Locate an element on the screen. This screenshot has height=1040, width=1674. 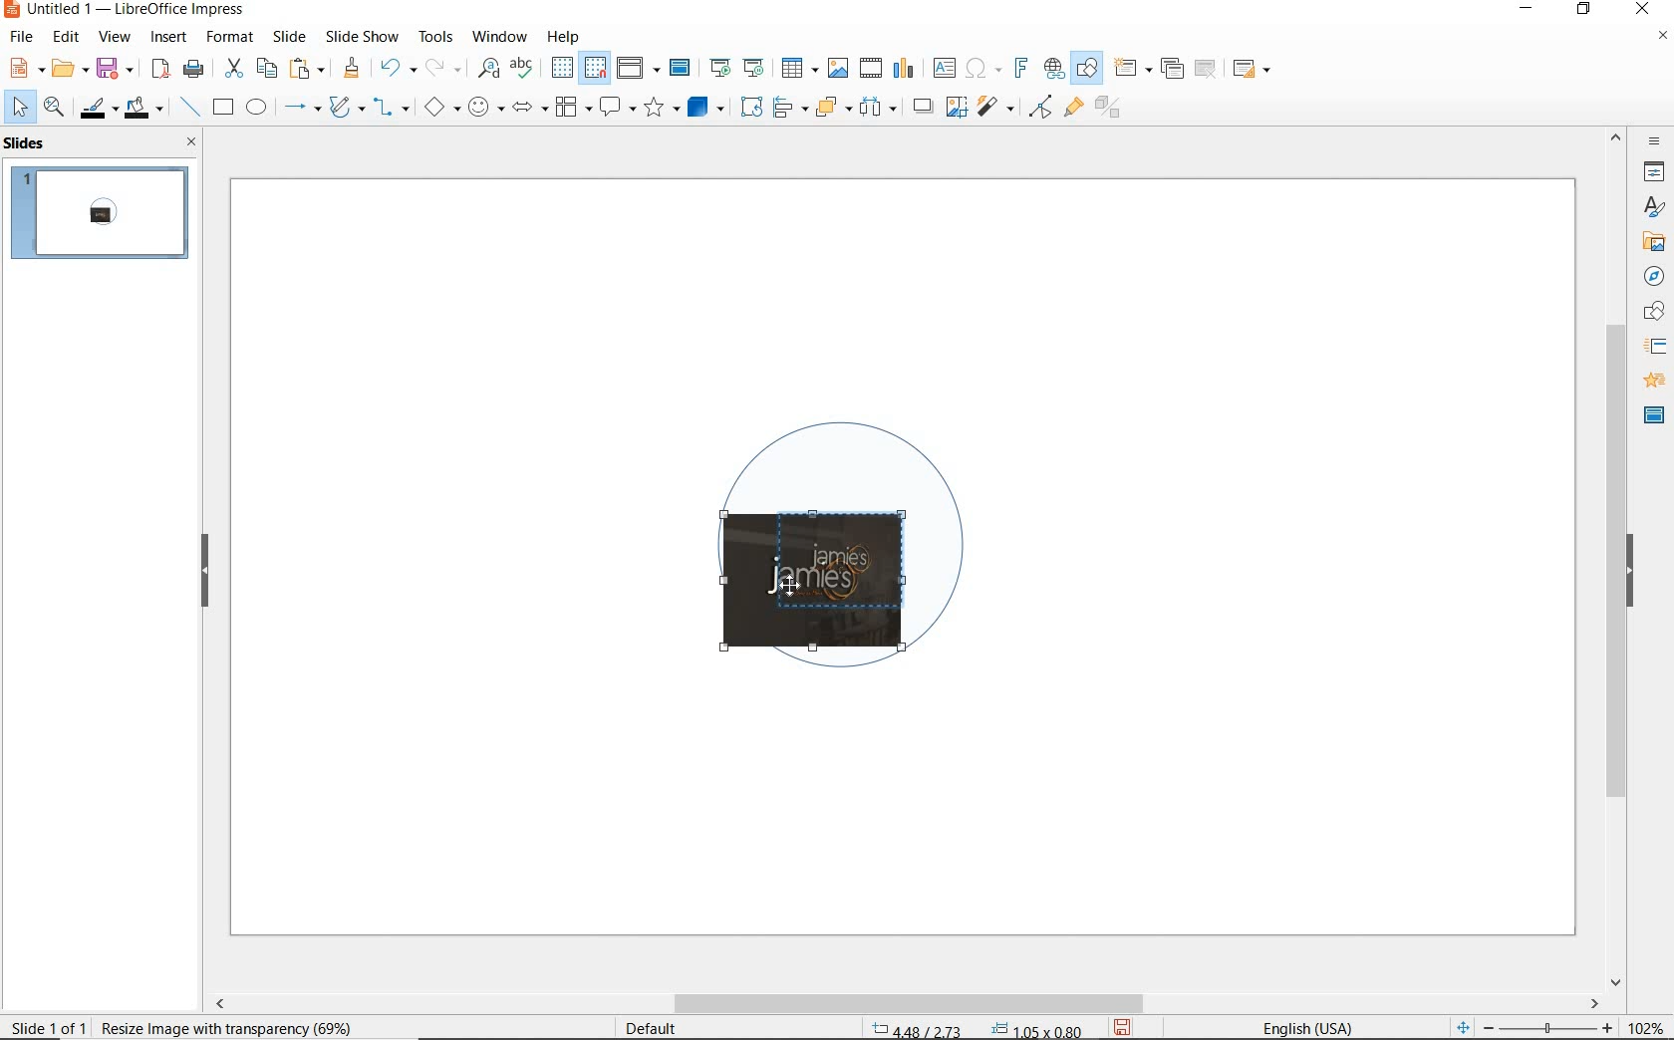
slide is located at coordinates (289, 37).